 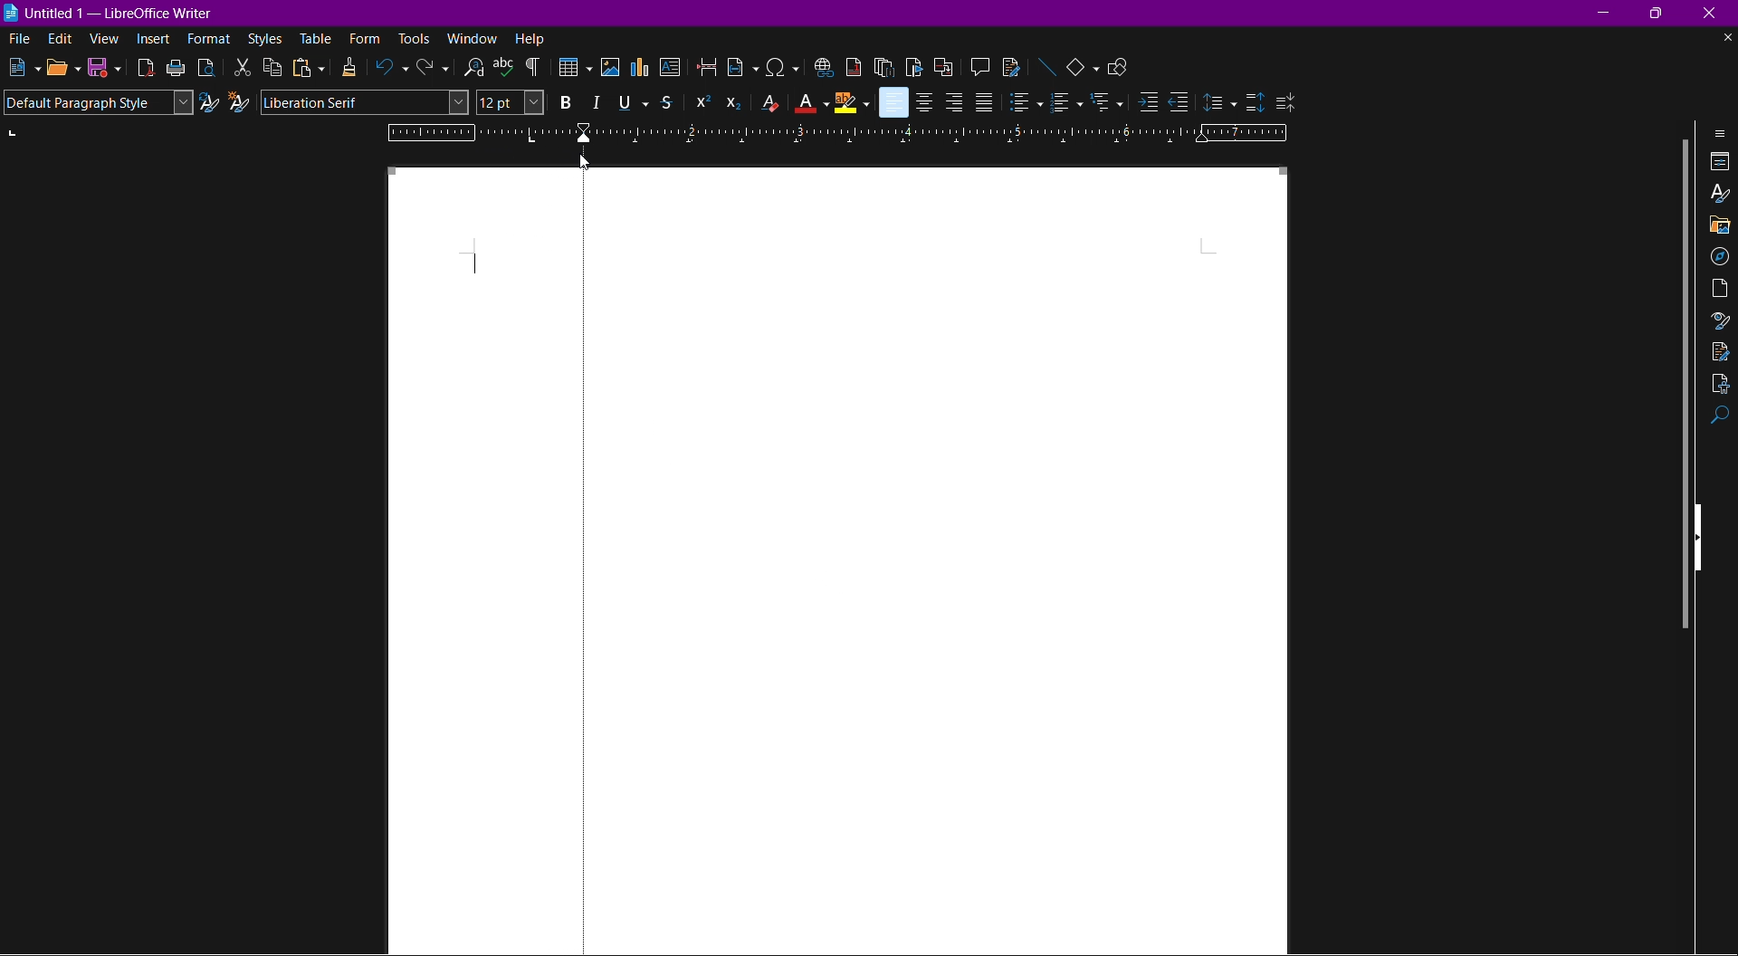 What do you see at coordinates (1219, 100) in the screenshot?
I see `Set Line Spacing` at bounding box center [1219, 100].